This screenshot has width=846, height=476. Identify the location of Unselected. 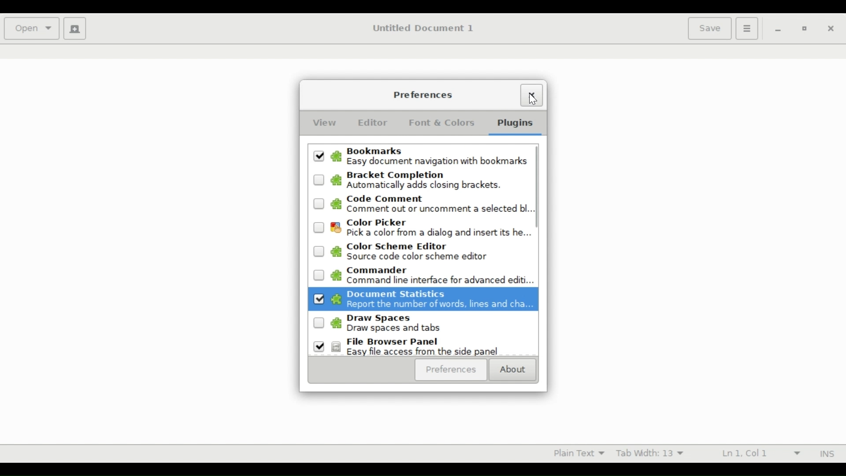
(319, 323).